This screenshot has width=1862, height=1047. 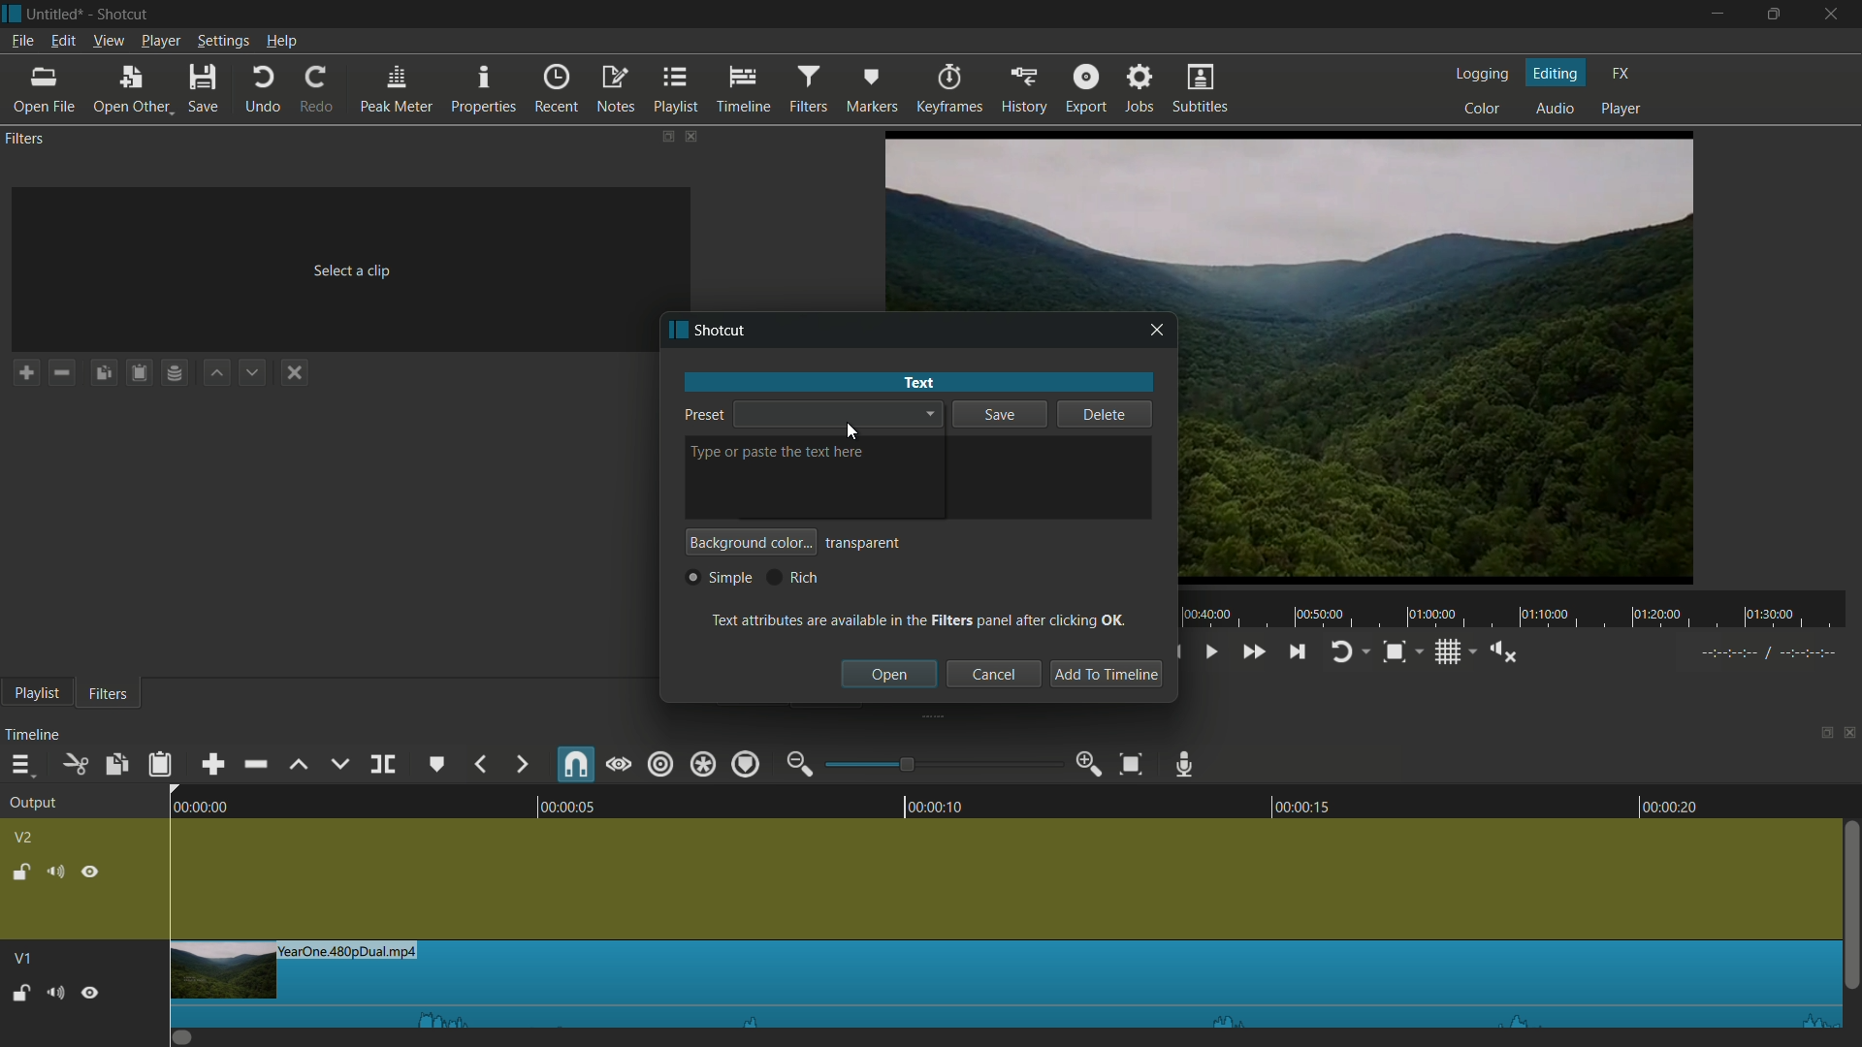 I want to click on mute, so click(x=54, y=871).